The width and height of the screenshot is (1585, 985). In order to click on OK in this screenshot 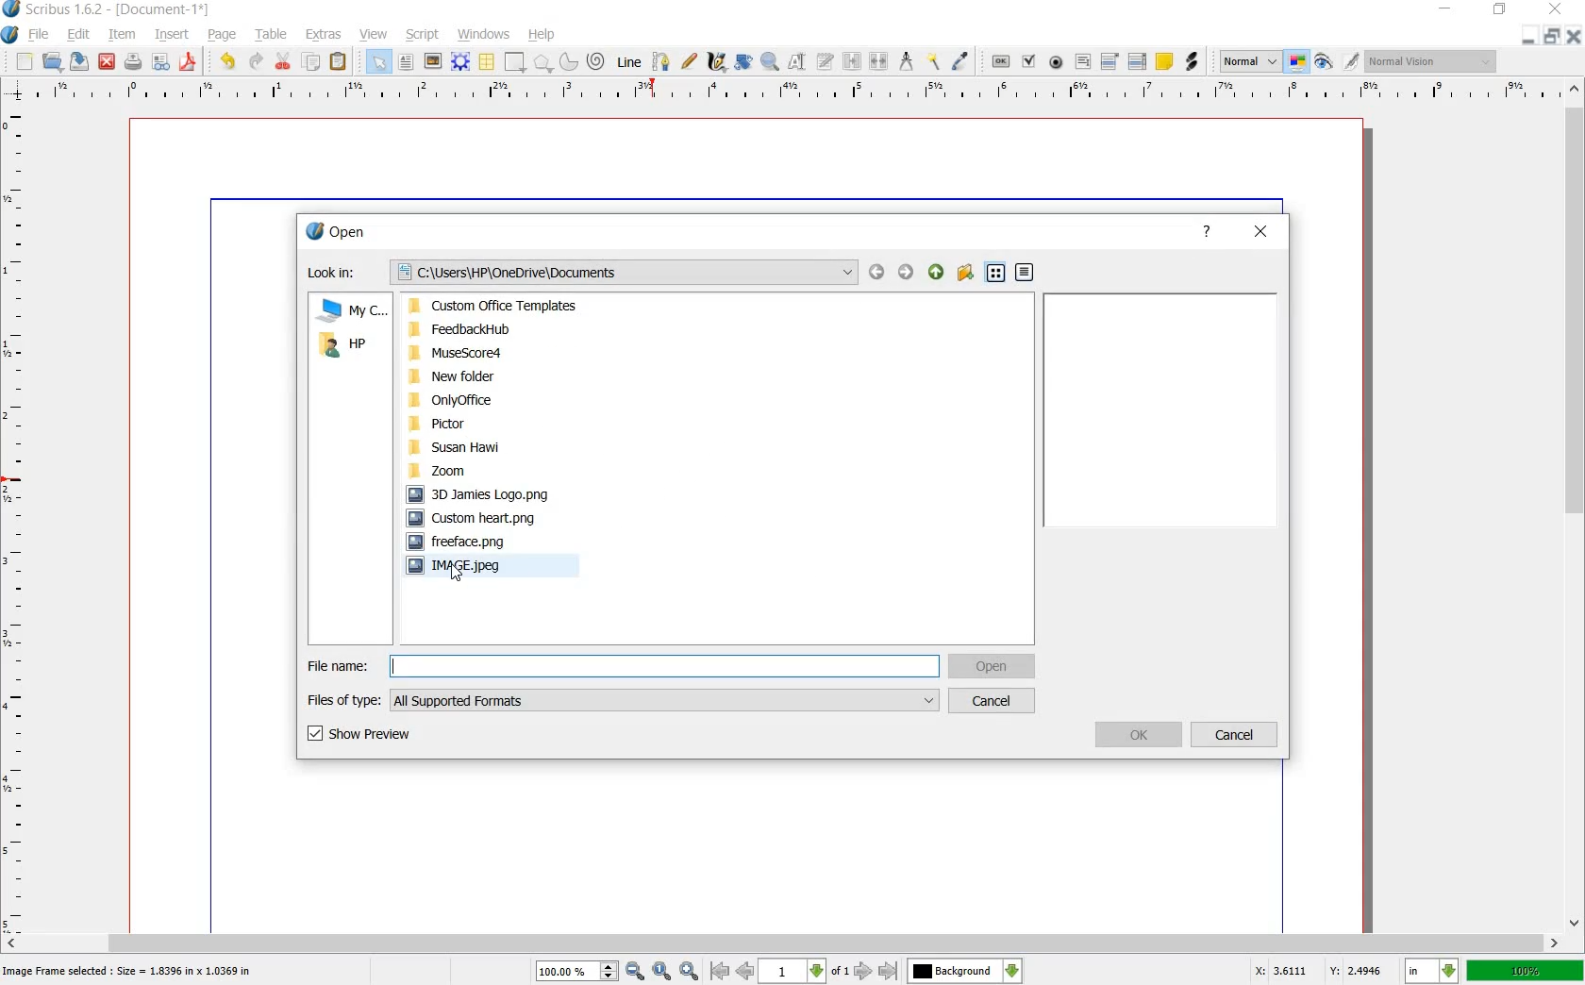, I will do `click(1136, 734)`.